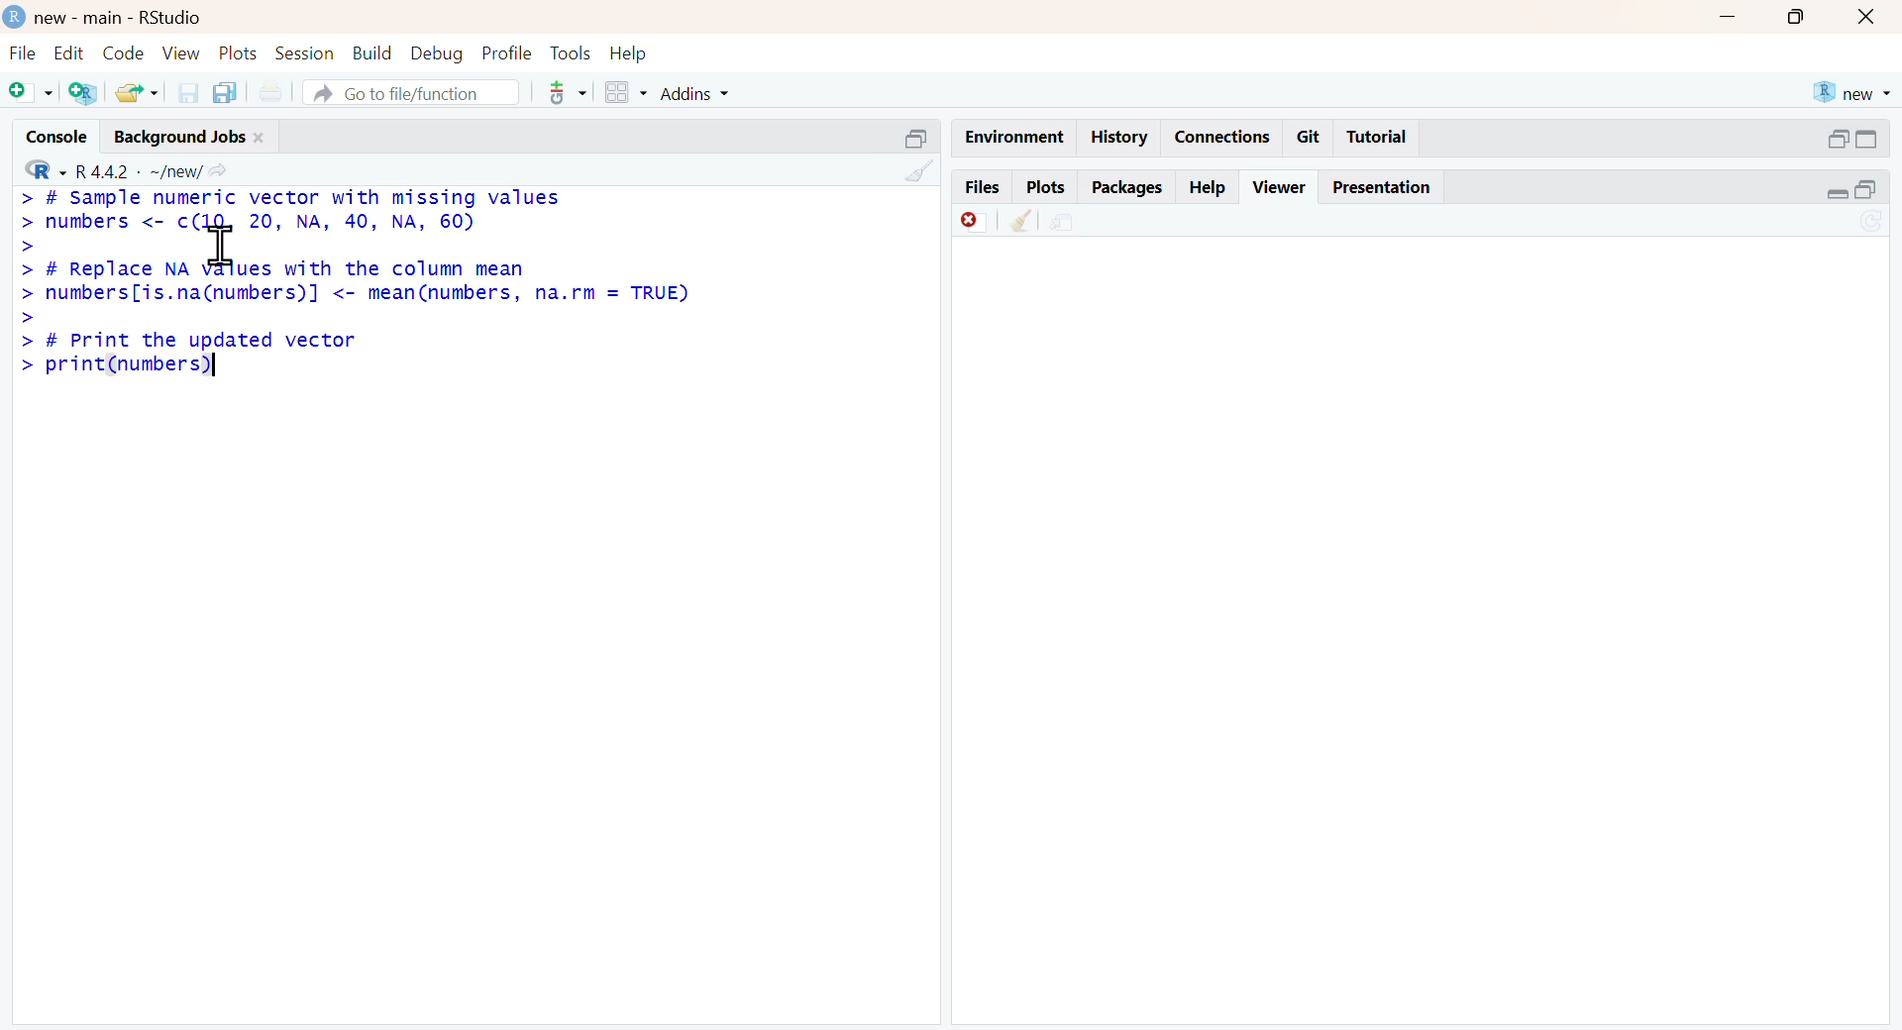  What do you see at coordinates (1379, 138) in the screenshot?
I see `tutorial` at bounding box center [1379, 138].